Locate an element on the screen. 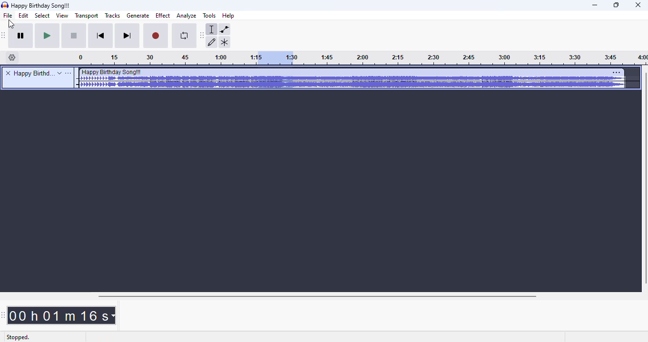 The height and width of the screenshot is (342, 648). envelope tool is located at coordinates (225, 29).